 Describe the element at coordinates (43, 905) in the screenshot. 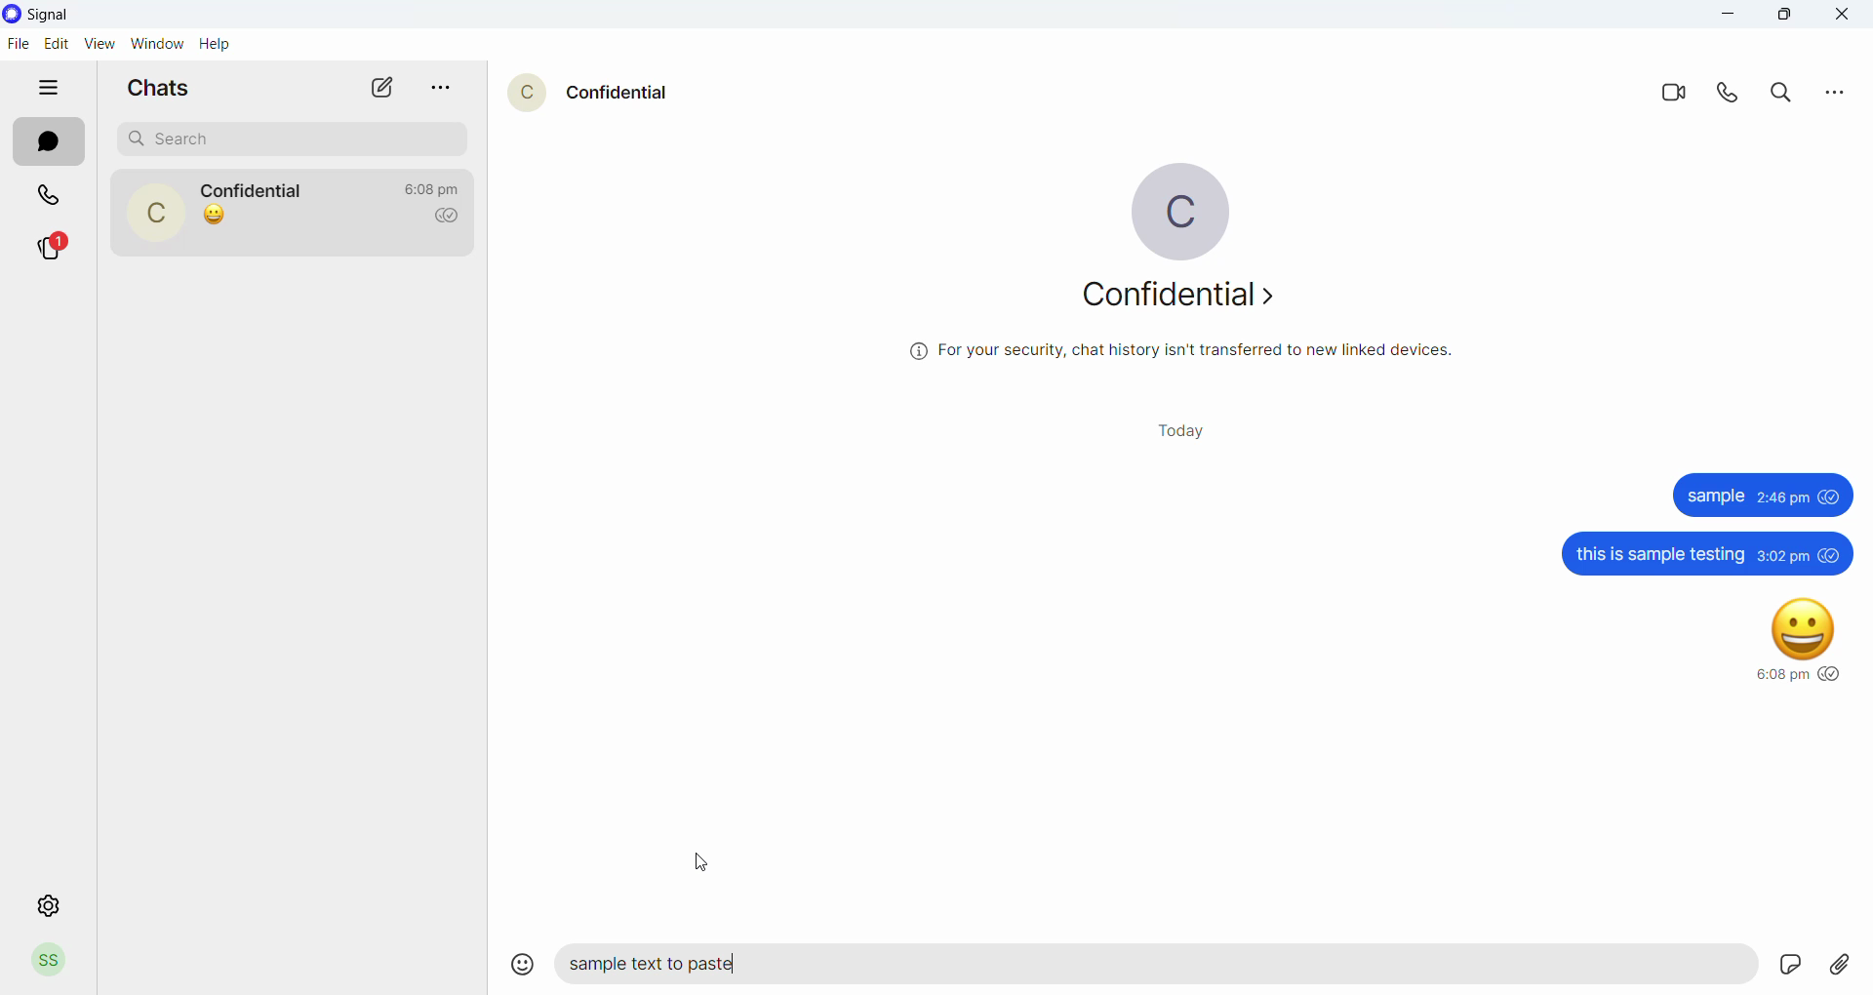

I see `setting` at that location.